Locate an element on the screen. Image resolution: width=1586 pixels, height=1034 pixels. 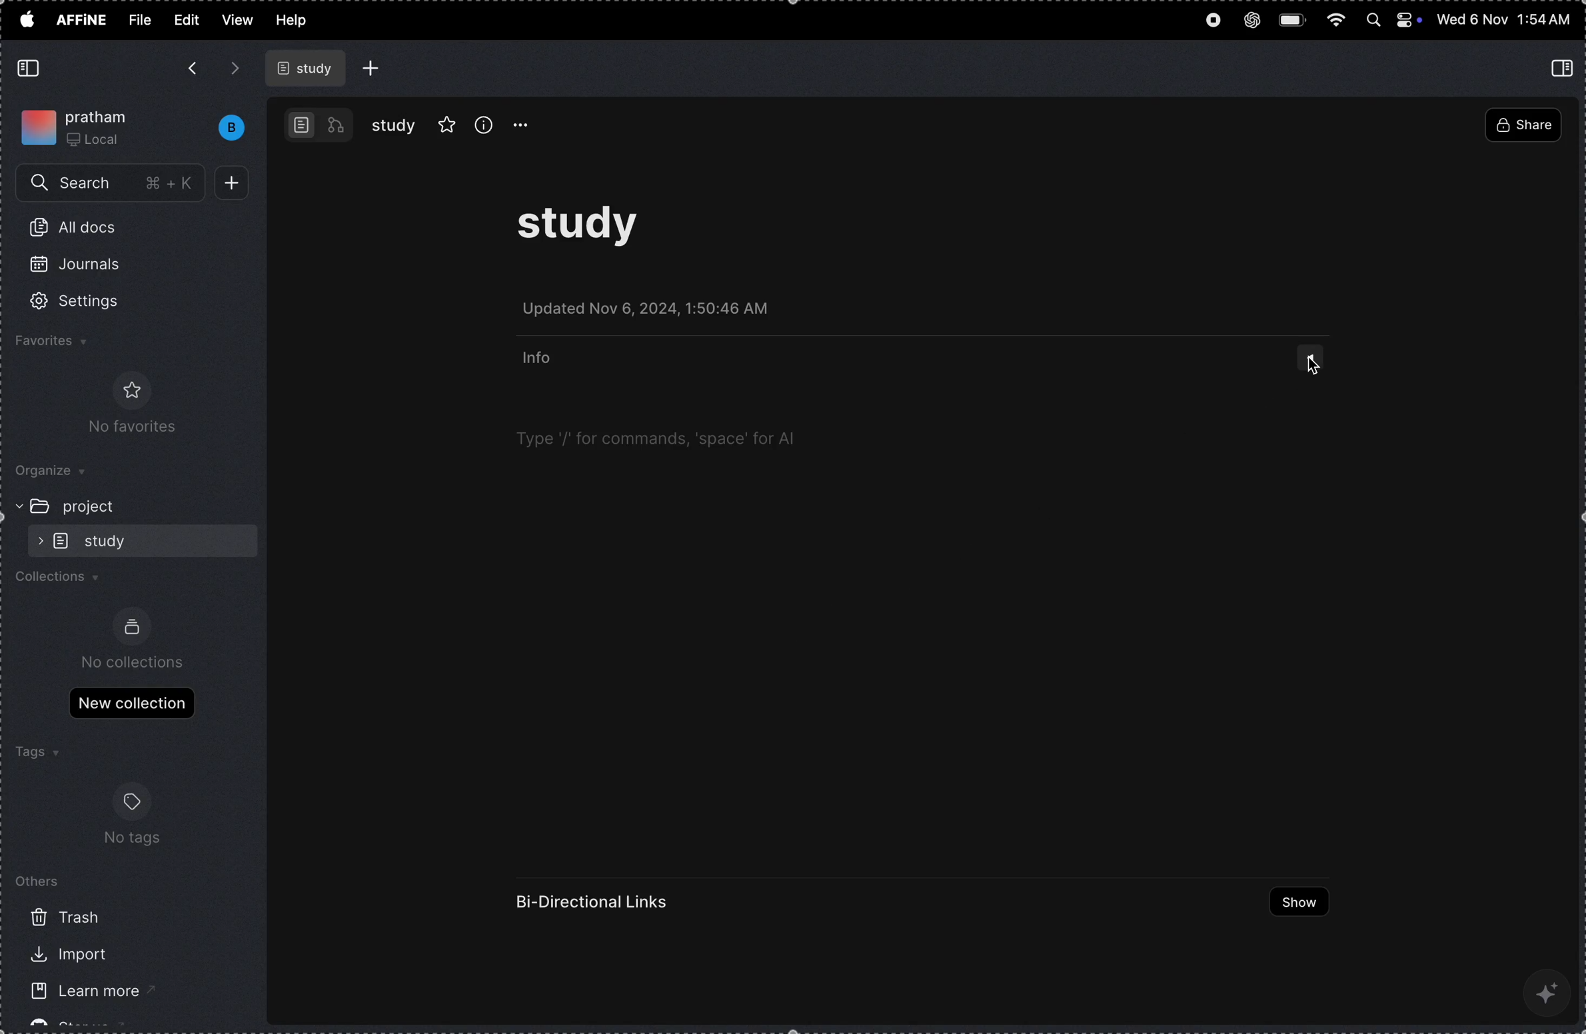
updated is located at coordinates (658, 312).